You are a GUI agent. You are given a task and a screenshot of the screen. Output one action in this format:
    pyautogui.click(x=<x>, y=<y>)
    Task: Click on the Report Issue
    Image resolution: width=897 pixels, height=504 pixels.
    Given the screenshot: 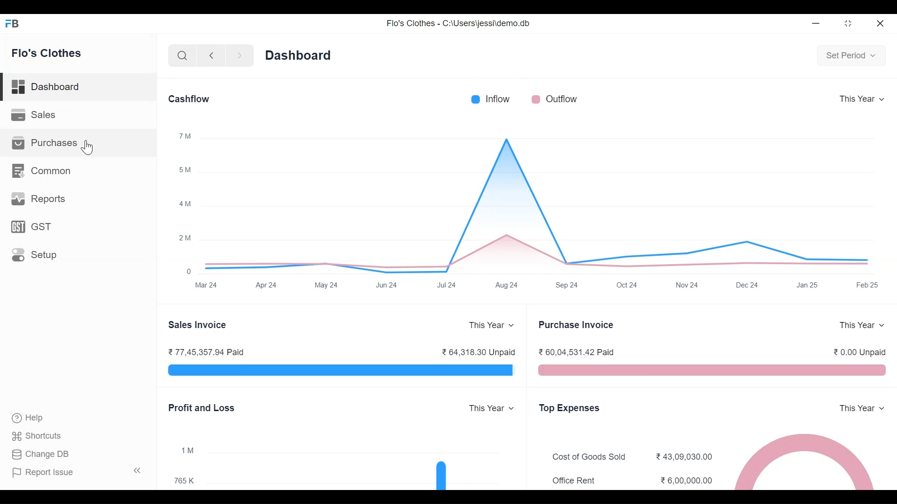 What is the action you would take?
    pyautogui.click(x=78, y=471)
    